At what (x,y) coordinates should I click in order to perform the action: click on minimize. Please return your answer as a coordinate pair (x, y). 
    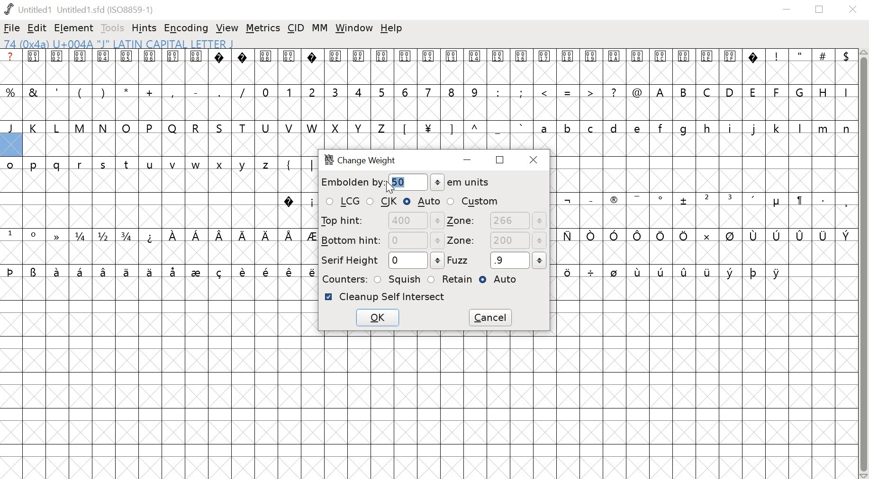
    Looking at the image, I should click on (469, 161).